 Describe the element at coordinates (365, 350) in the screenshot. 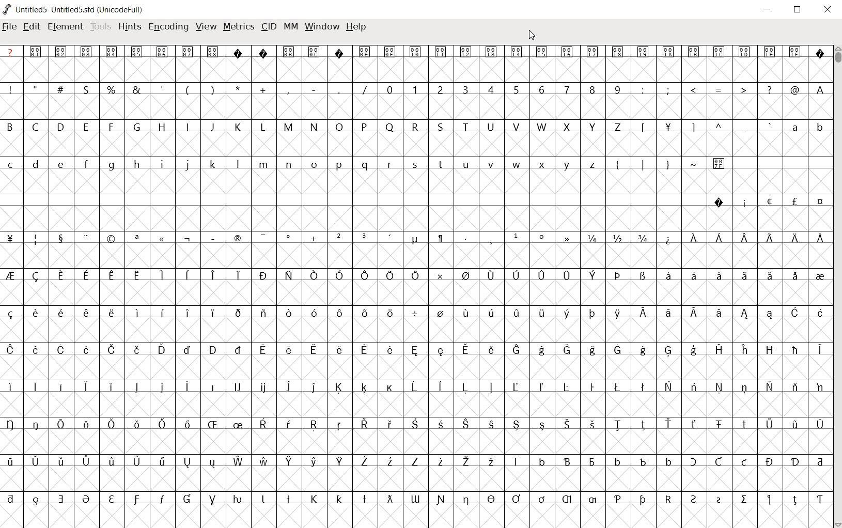

I see `Symbol` at that location.